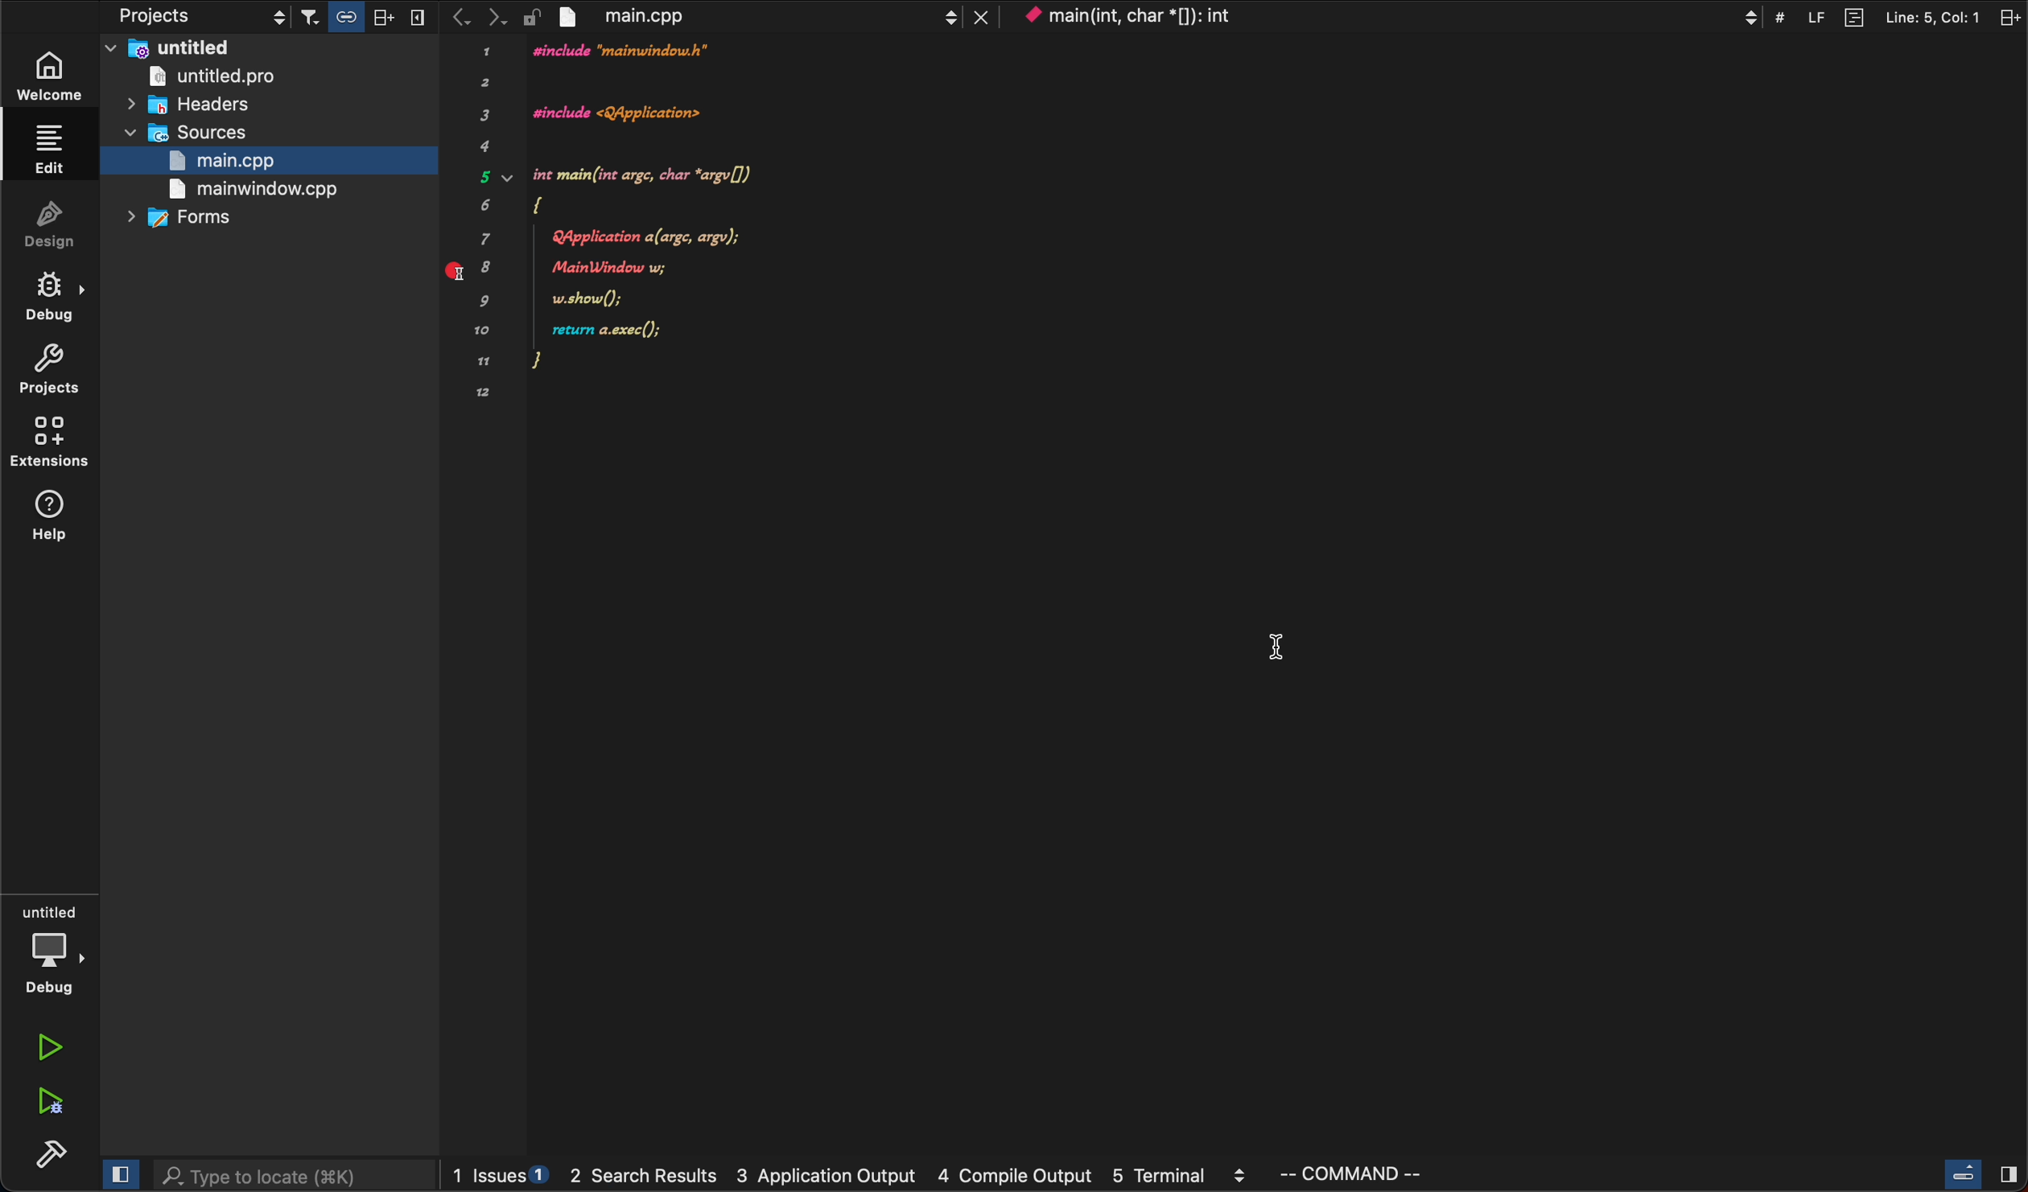  What do you see at coordinates (195, 108) in the screenshot?
I see `headers` at bounding box center [195, 108].